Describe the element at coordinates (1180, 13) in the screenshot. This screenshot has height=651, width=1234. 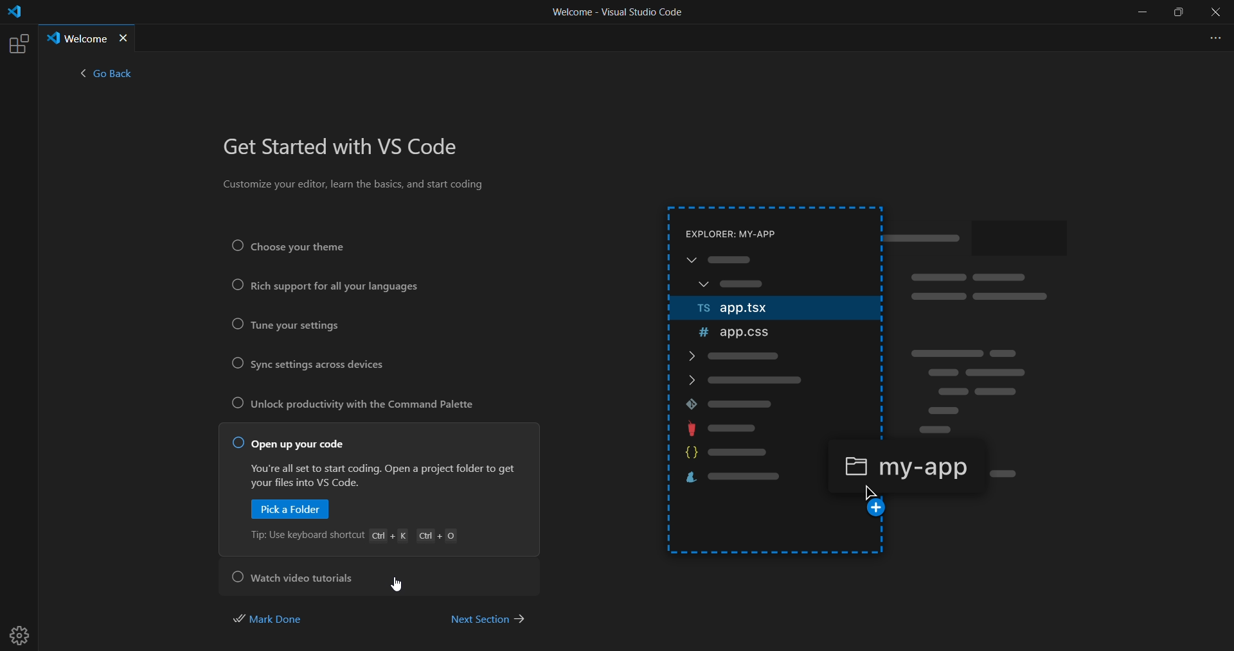
I see `maximize` at that location.